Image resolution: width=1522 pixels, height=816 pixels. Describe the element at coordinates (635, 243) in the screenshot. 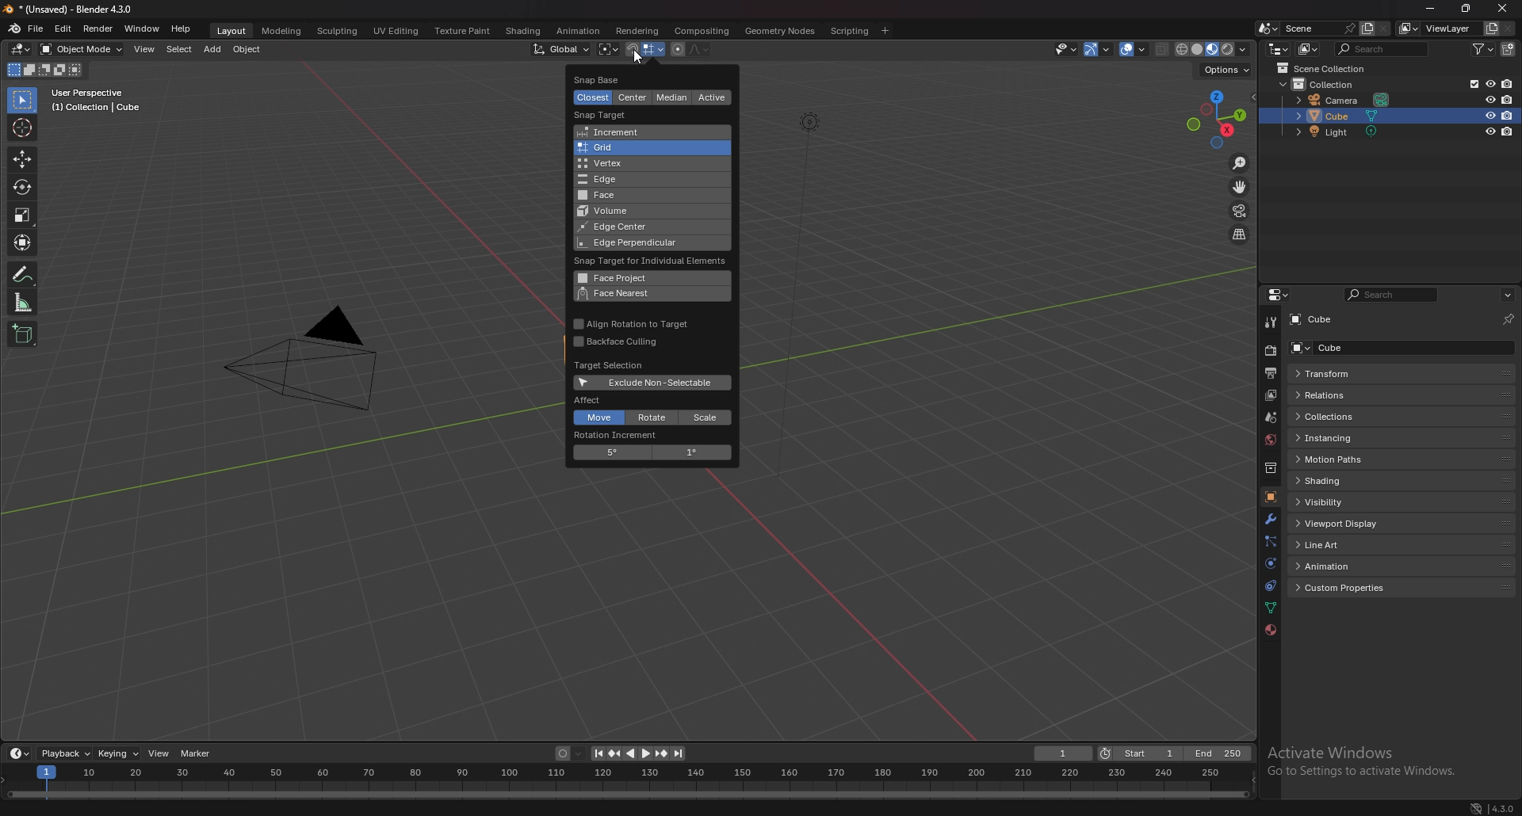

I see `edge perpendicular` at that location.